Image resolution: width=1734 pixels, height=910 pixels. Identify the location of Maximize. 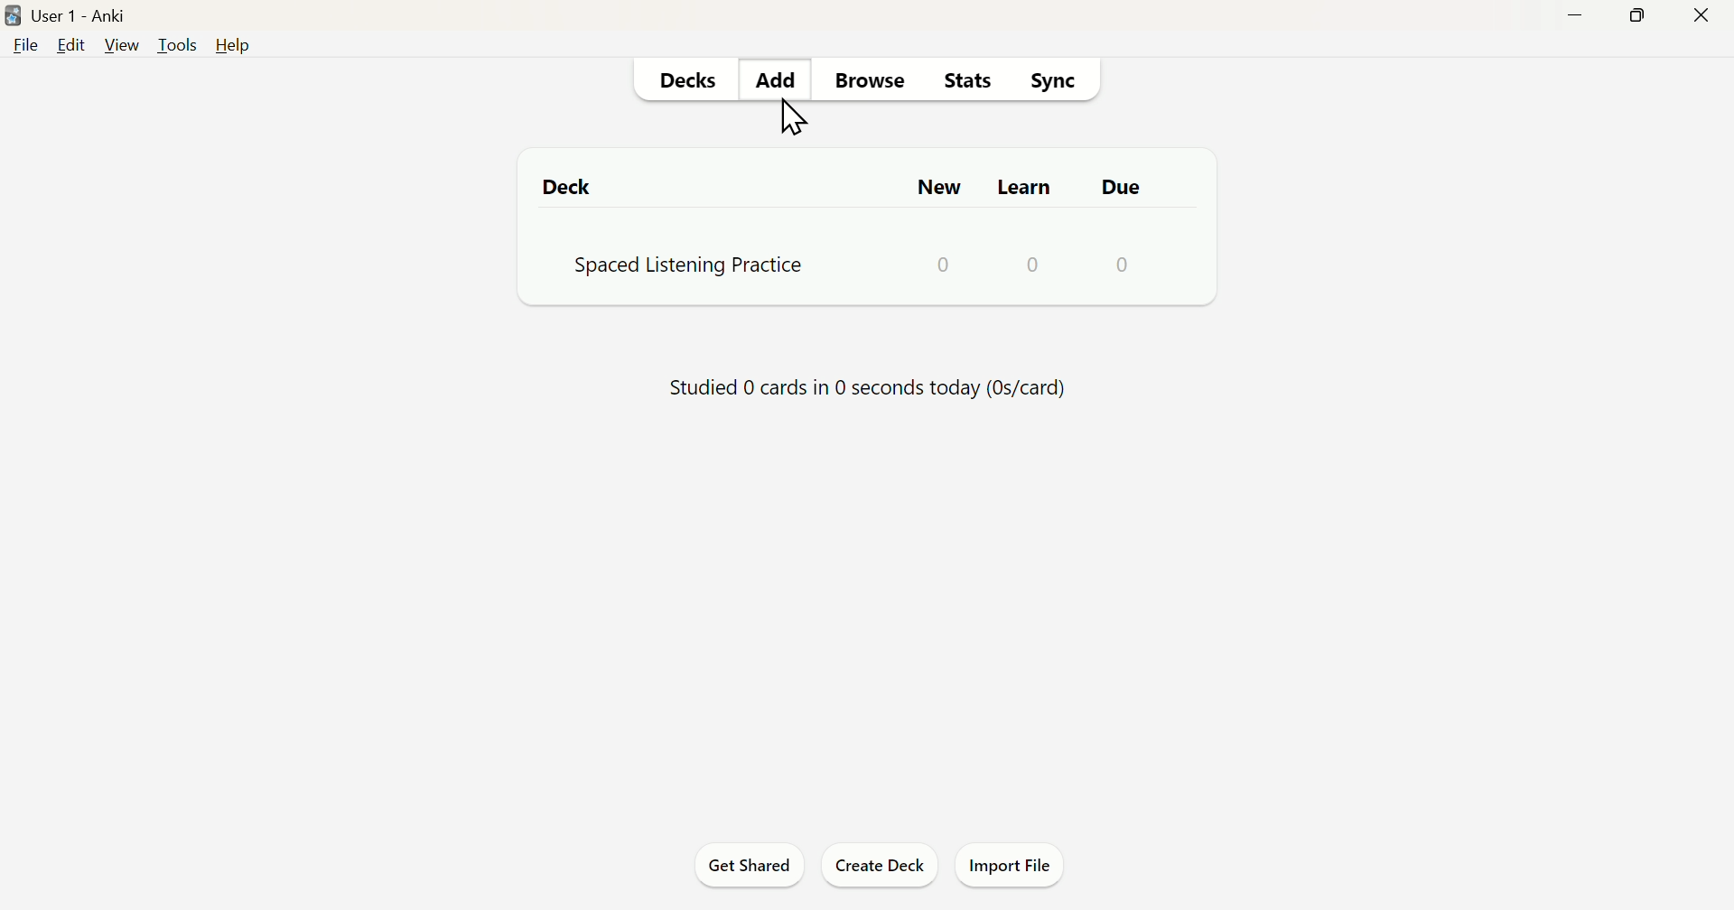
(1642, 17).